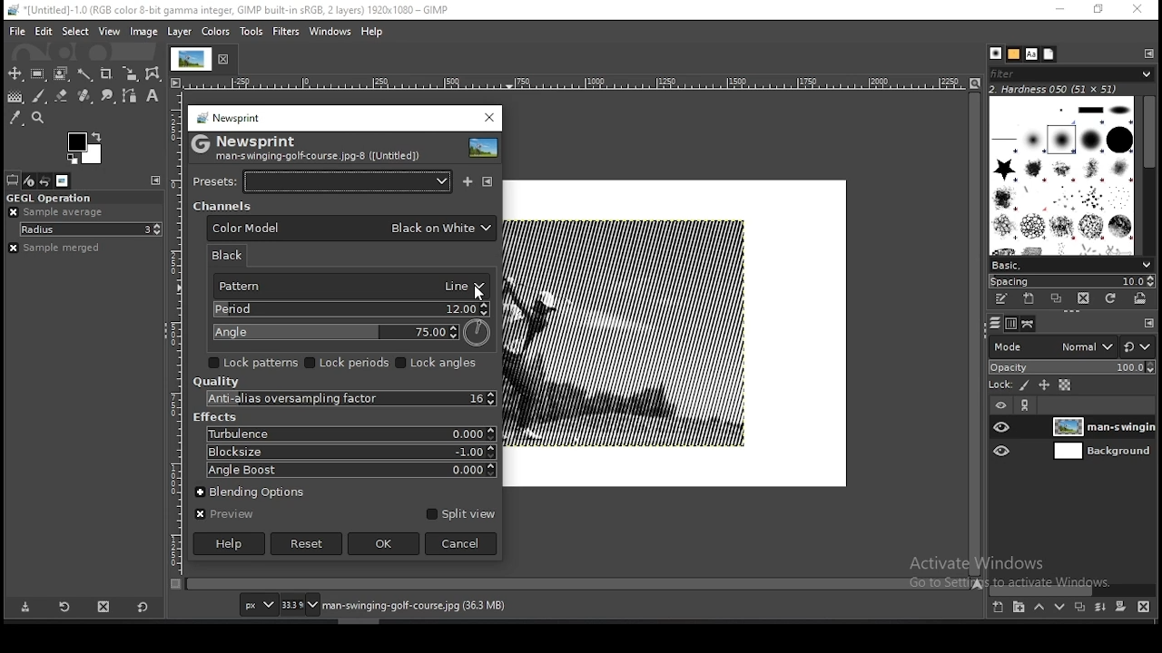  I want to click on black, so click(234, 255).